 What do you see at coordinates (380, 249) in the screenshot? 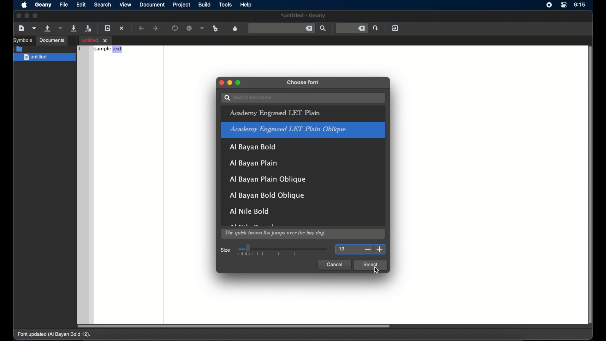
I see `increment` at bounding box center [380, 249].